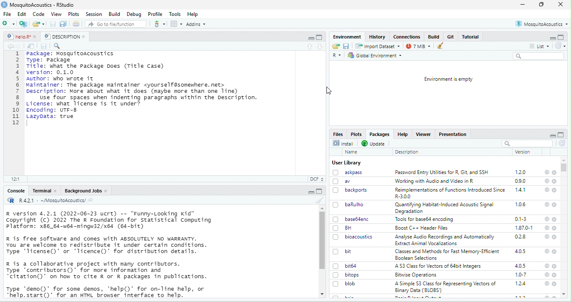  Describe the element at coordinates (442, 46) in the screenshot. I see `Clear workspace` at that location.